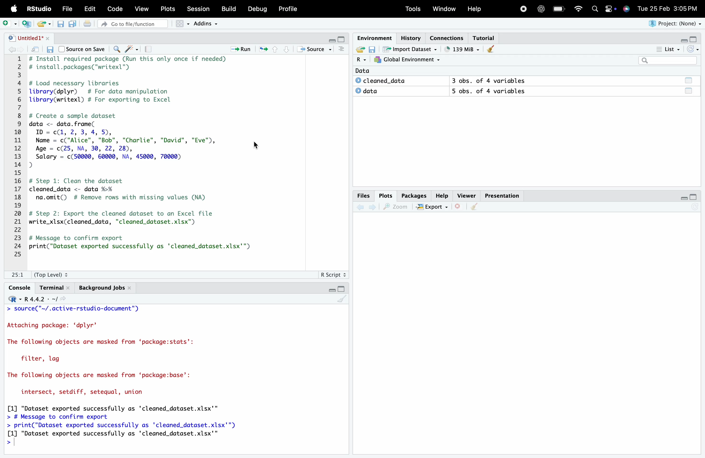 The image size is (705, 458). Describe the element at coordinates (503, 196) in the screenshot. I see `Presentation` at that location.